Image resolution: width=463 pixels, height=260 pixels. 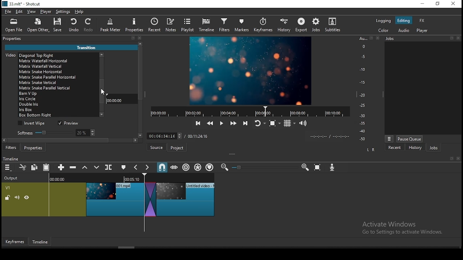 What do you see at coordinates (370, 150) in the screenshot?
I see `LR` at bounding box center [370, 150].